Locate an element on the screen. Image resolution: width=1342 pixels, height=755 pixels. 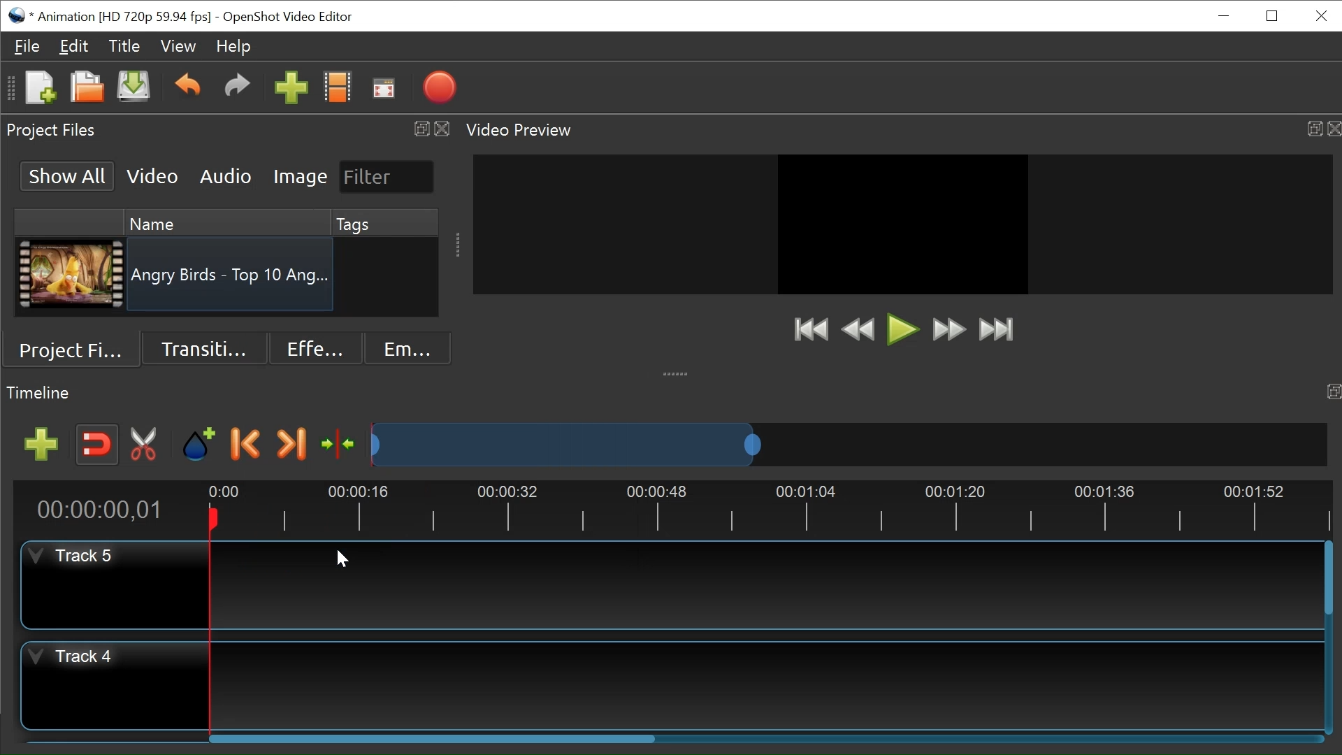
Undo is located at coordinates (187, 89).